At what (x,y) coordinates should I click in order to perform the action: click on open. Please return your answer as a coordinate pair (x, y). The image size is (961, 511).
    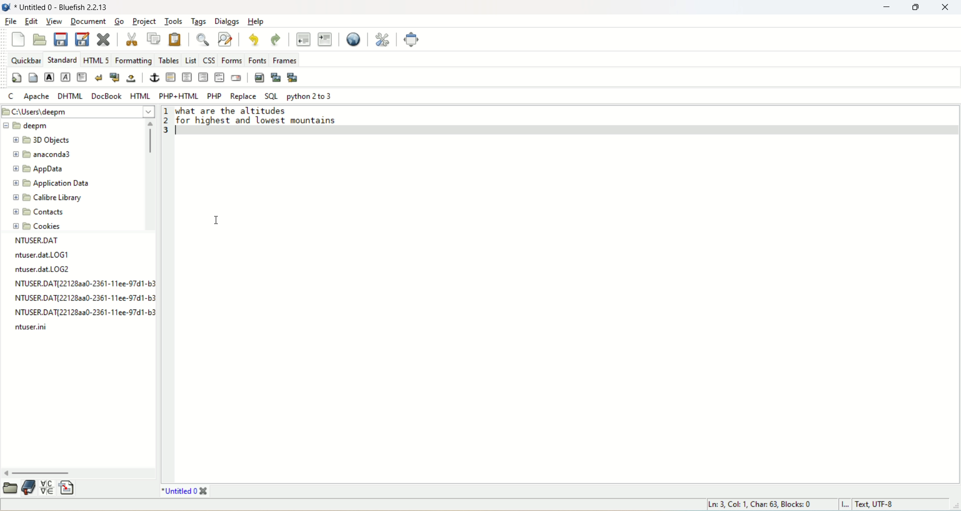
    Looking at the image, I should click on (8, 488).